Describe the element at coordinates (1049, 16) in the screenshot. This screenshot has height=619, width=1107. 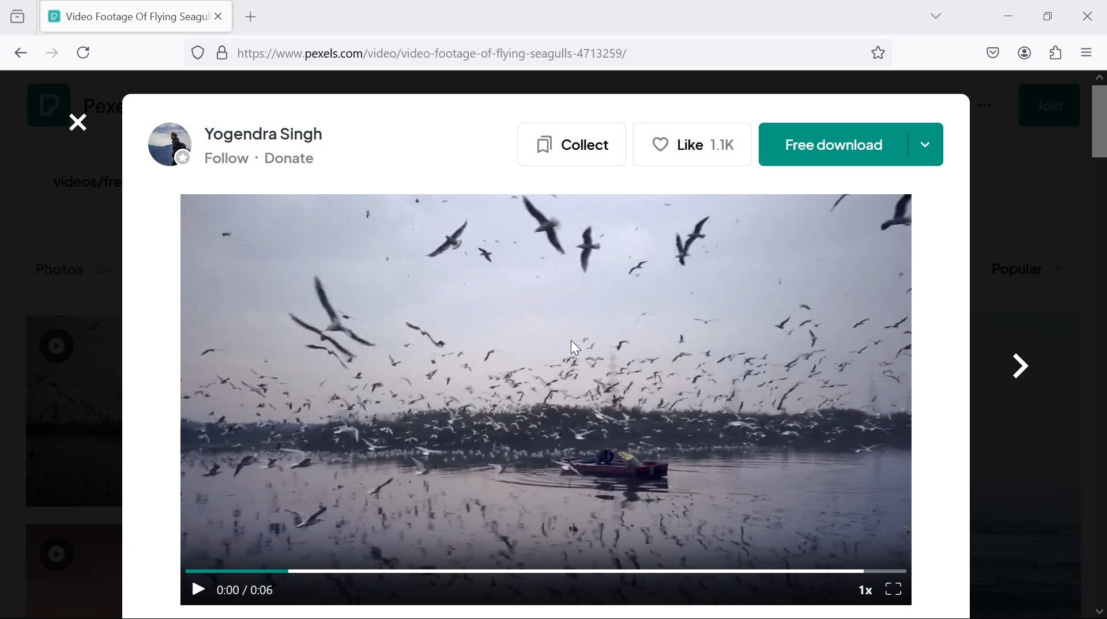
I see `restore down` at that location.